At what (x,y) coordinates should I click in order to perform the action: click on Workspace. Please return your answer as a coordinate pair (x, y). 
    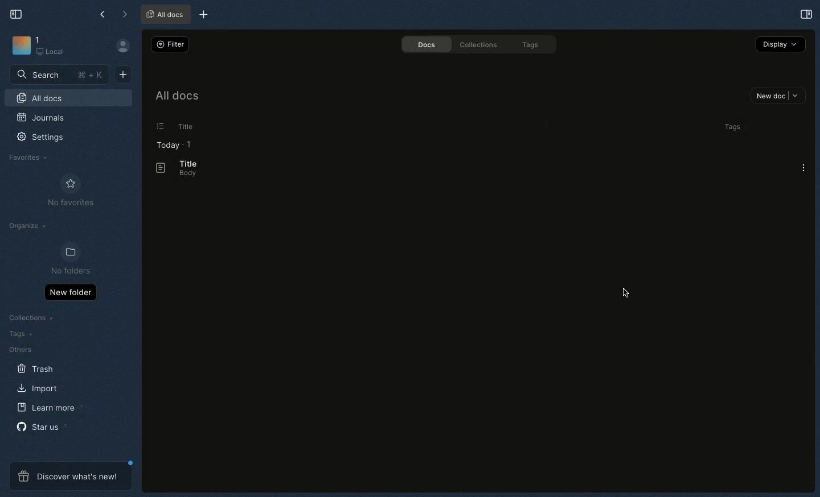
    Looking at the image, I should click on (55, 47).